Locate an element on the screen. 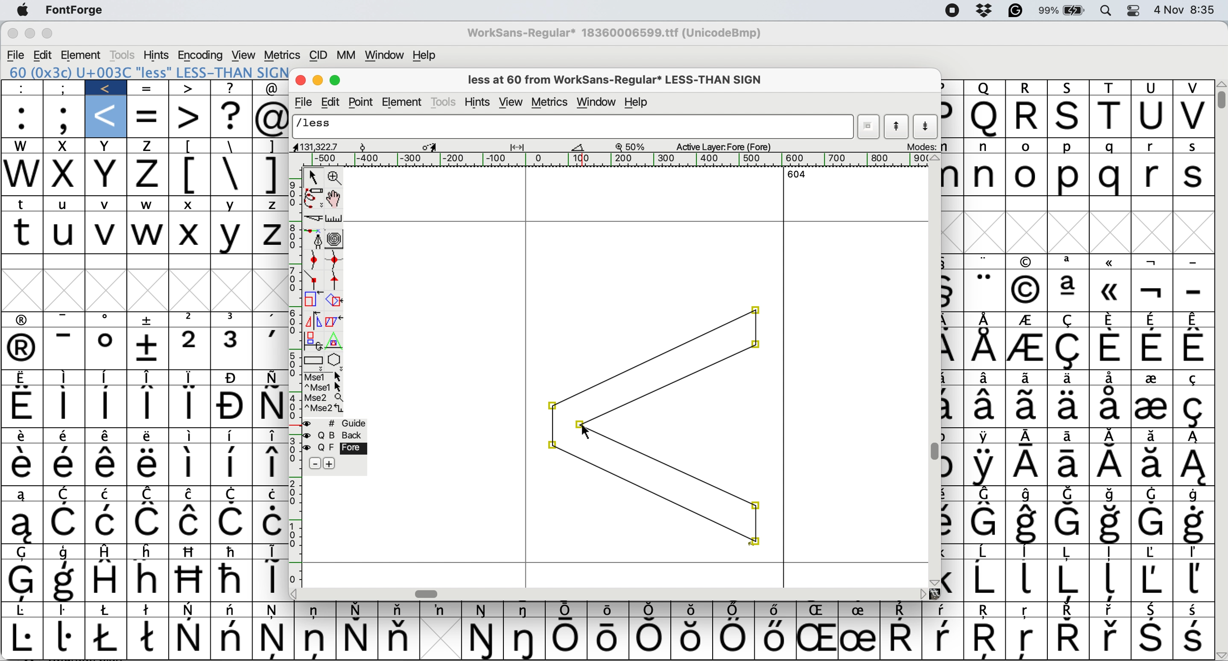 The width and height of the screenshot is (1228, 661). change whether spiro is active or not is located at coordinates (335, 238).